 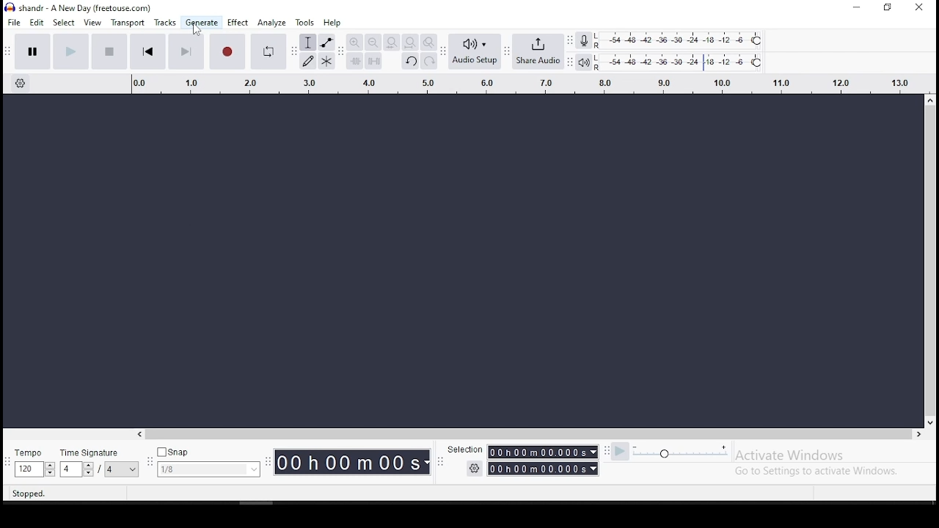 I want to click on generate, so click(x=202, y=23).